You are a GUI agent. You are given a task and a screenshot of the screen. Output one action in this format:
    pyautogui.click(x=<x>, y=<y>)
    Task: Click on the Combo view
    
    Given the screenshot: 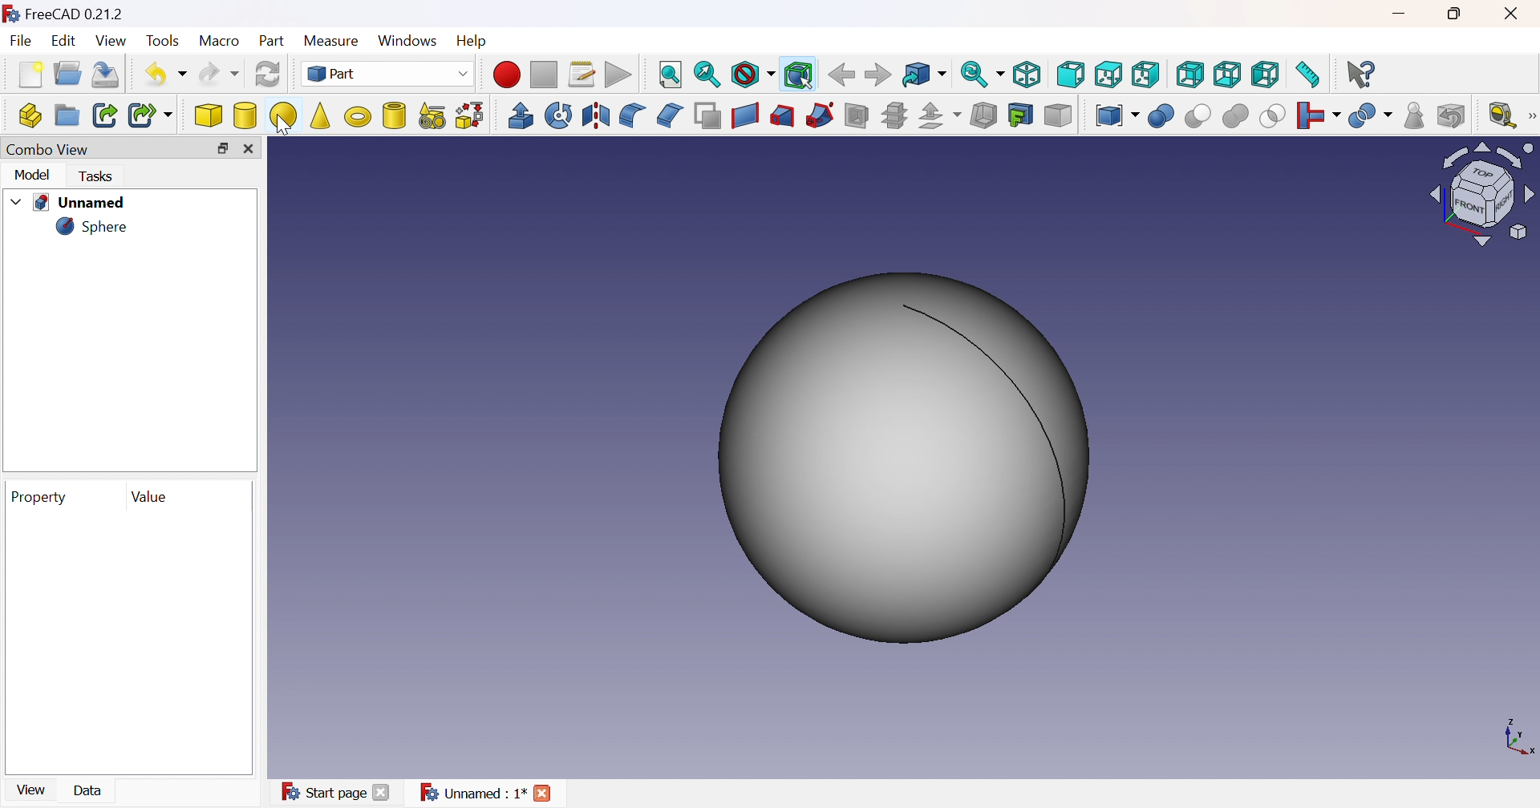 What is the action you would take?
    pyautogui.click(x=51, y=150)
    